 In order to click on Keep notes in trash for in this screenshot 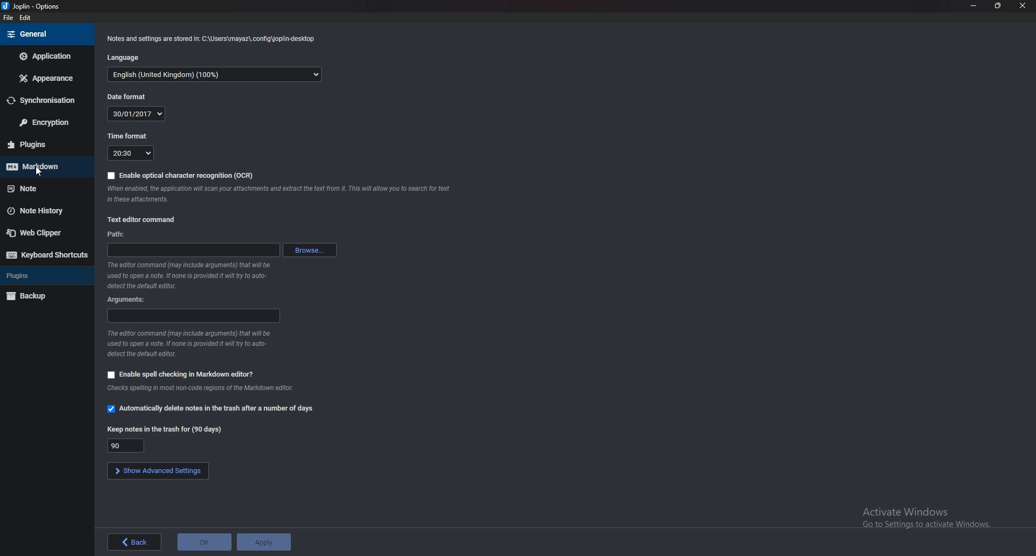, I will do `click(167, 428)`.